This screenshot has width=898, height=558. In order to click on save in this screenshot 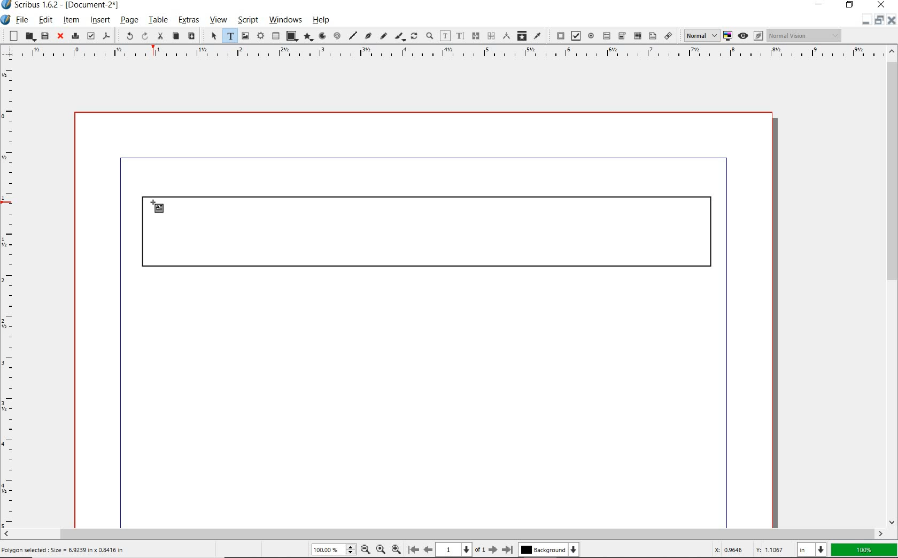, I will do `click(45, 36)`.